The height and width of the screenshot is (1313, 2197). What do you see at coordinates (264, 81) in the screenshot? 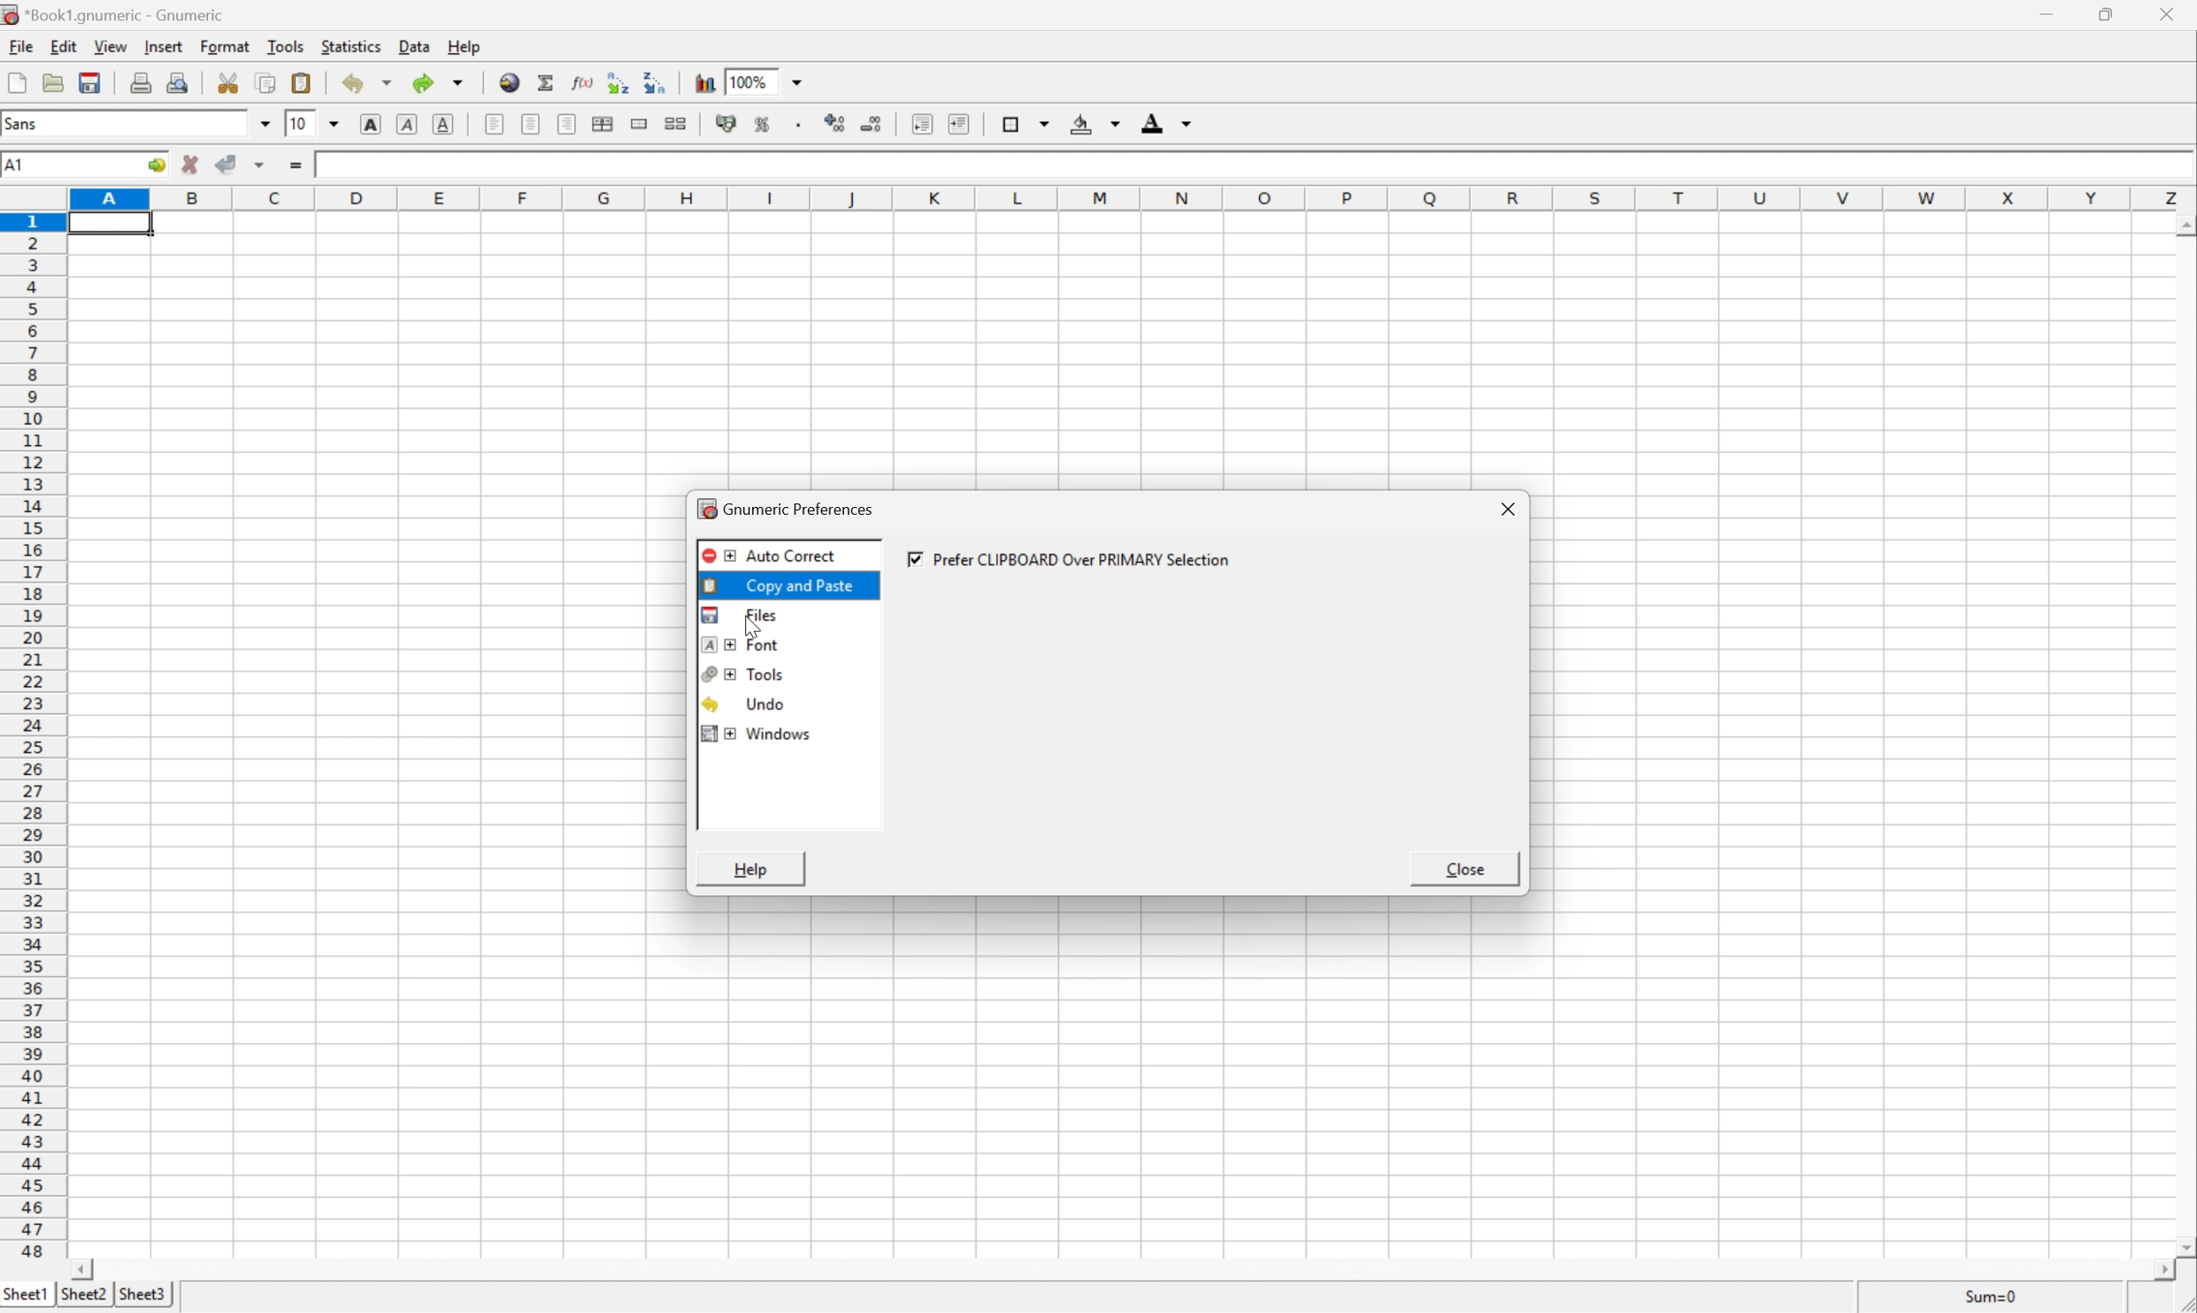
I see `copy` at bounding box center [264, 81].